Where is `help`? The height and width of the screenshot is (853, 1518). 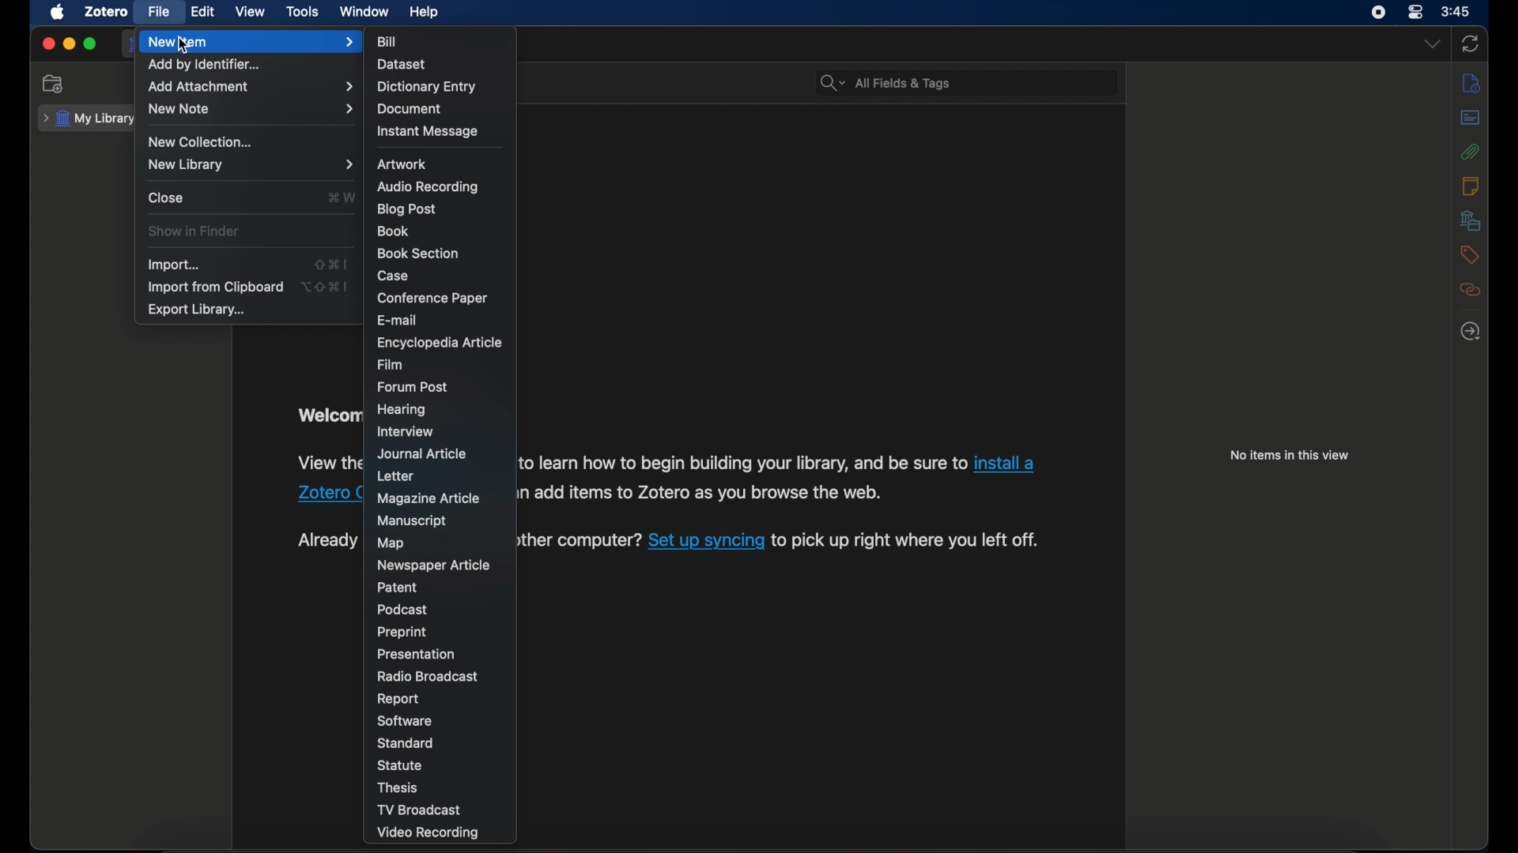 help is located at coordinates (424, 13).